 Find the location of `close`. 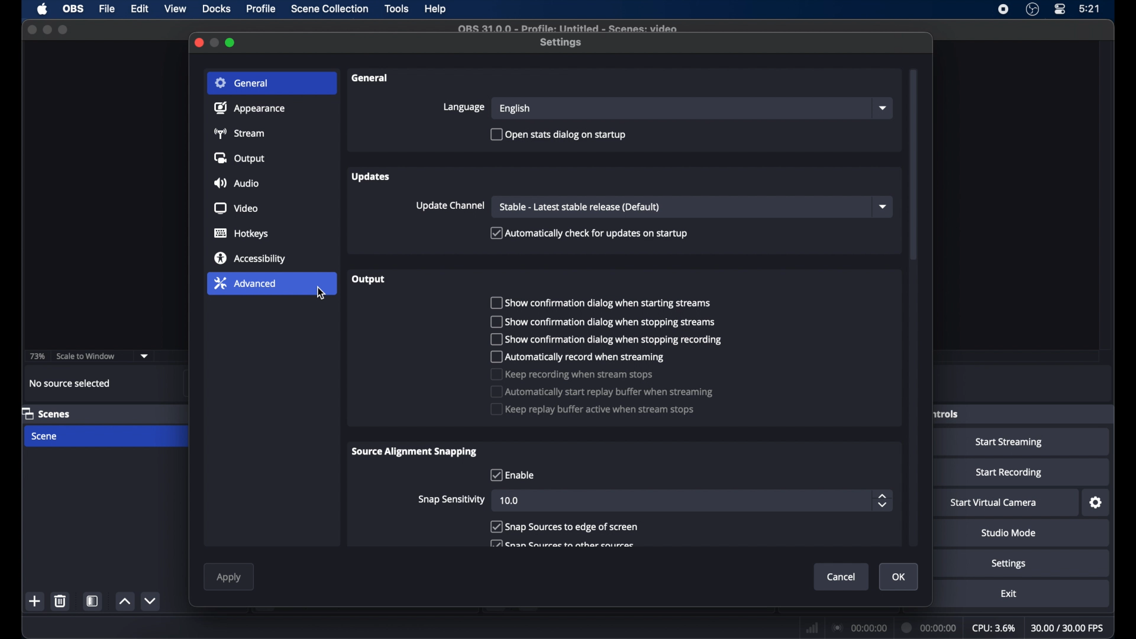

close is located at coordinates (32, 28).